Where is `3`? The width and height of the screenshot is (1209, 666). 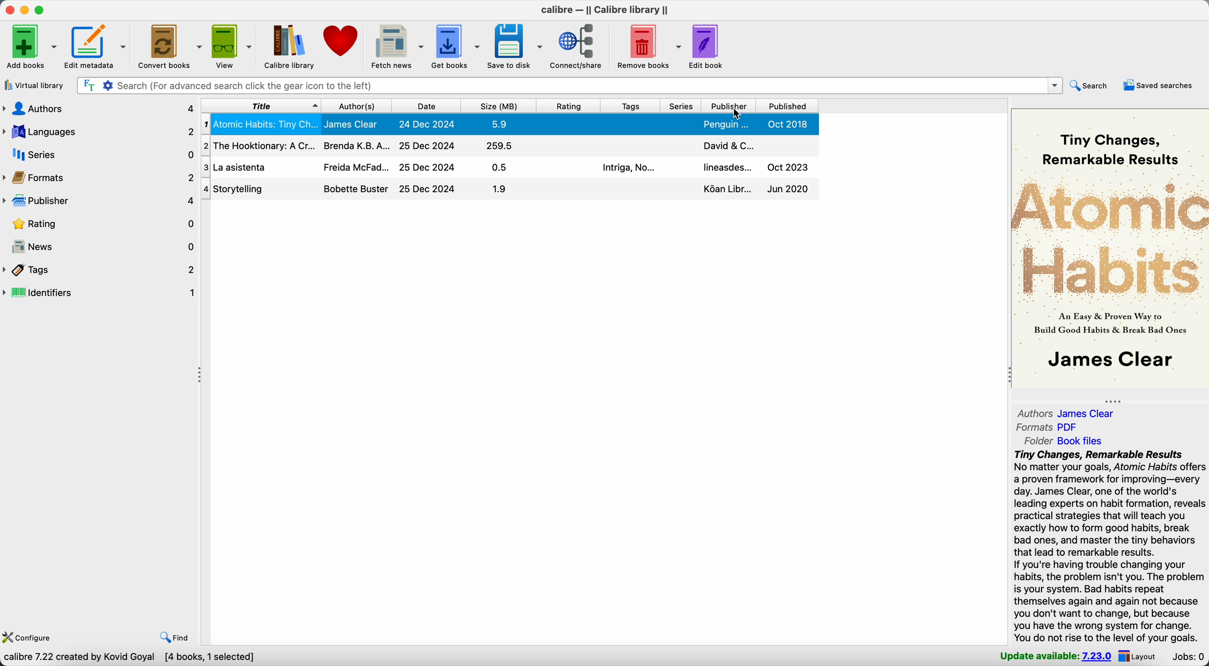 3 is located at coordinates (206, 165).